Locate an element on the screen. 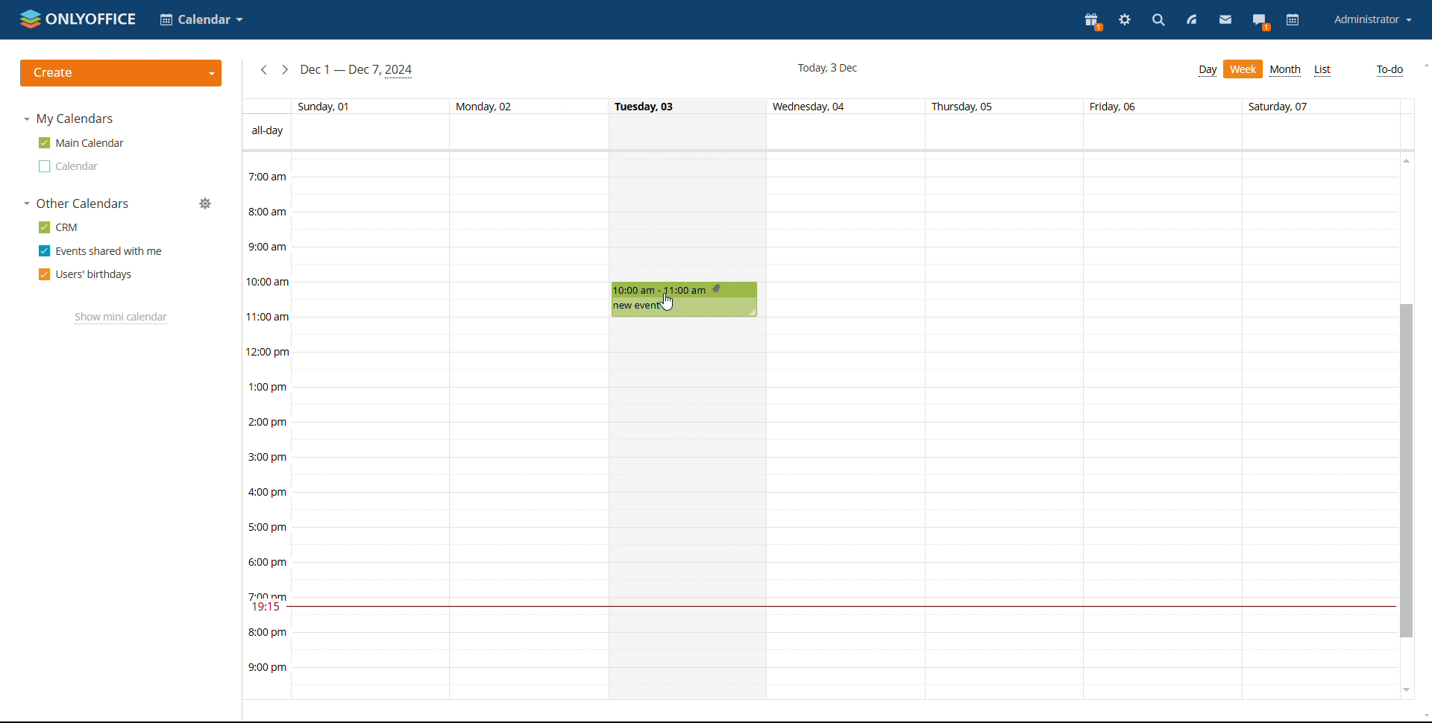  scroll  up is located at coordinates (1408, 160).